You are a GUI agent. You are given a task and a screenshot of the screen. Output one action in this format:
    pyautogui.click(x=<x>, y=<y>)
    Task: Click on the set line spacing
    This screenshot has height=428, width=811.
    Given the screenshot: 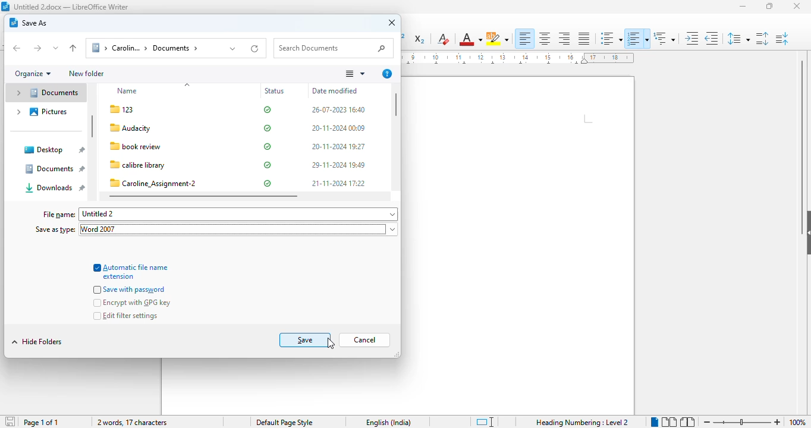 What is the action you would take?
    pyautogui.click(x=738, y=38)
    